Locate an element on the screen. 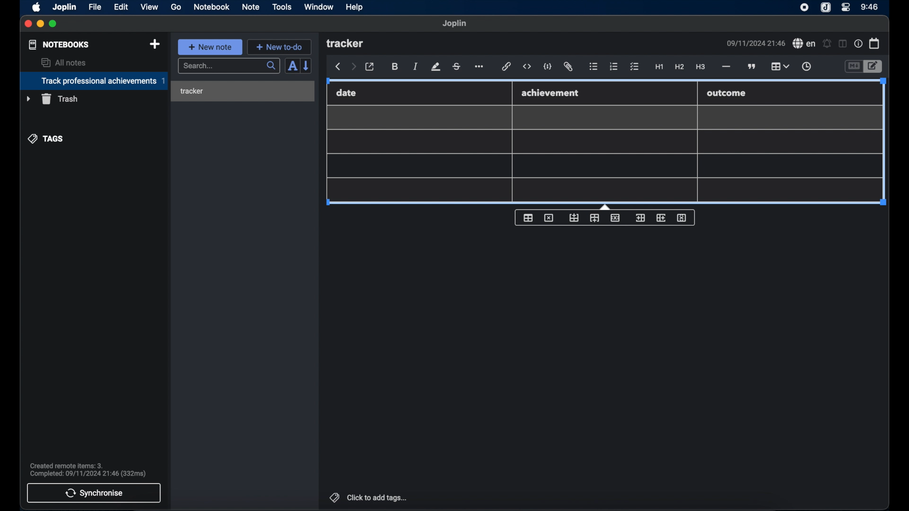 The height and width of the screenshot is (511, 909). synchronise is located at coordinates (94, 493).